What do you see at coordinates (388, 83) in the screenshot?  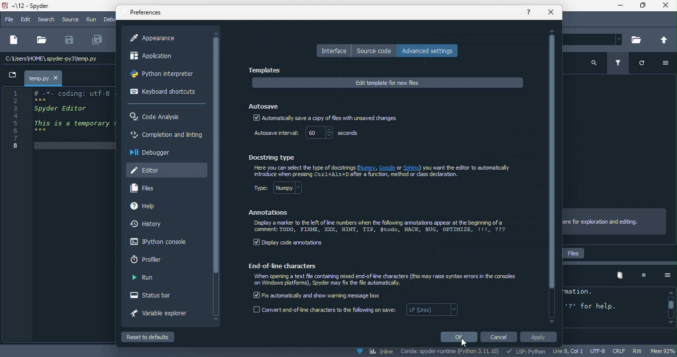 I see `edit template` at bounding box center [388, 83].